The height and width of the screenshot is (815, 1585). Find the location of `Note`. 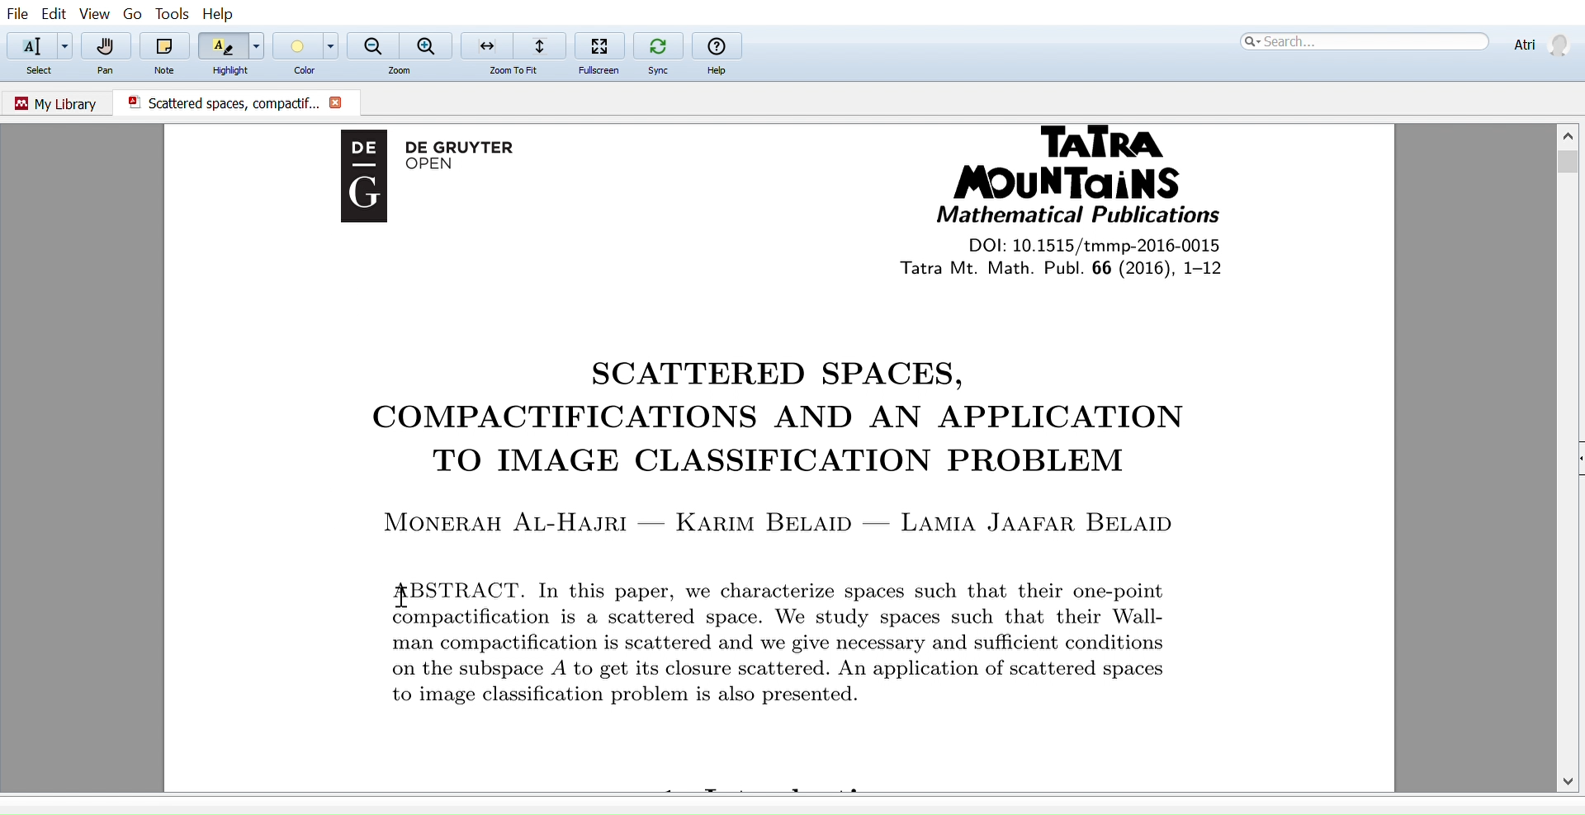

Note is located at coordinates (165, 45).